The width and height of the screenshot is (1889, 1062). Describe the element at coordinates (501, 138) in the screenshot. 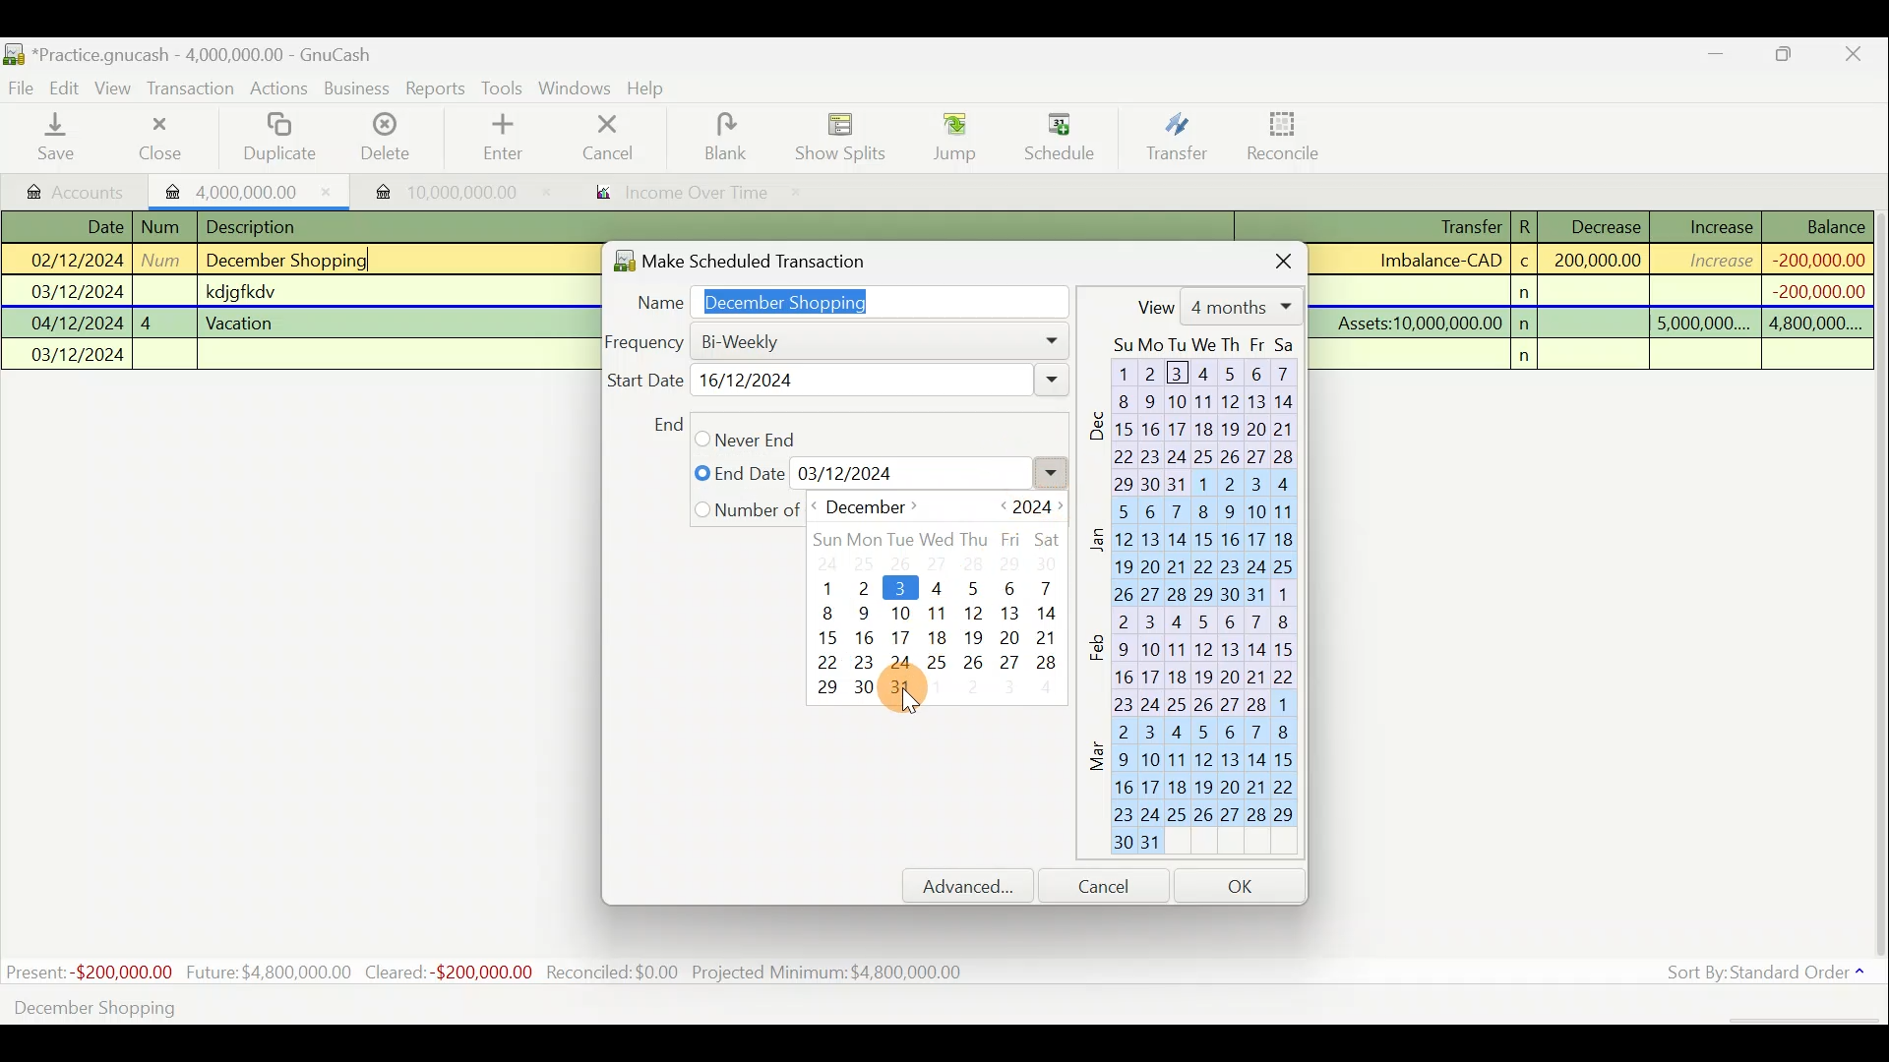

I see `Enter` at that location.